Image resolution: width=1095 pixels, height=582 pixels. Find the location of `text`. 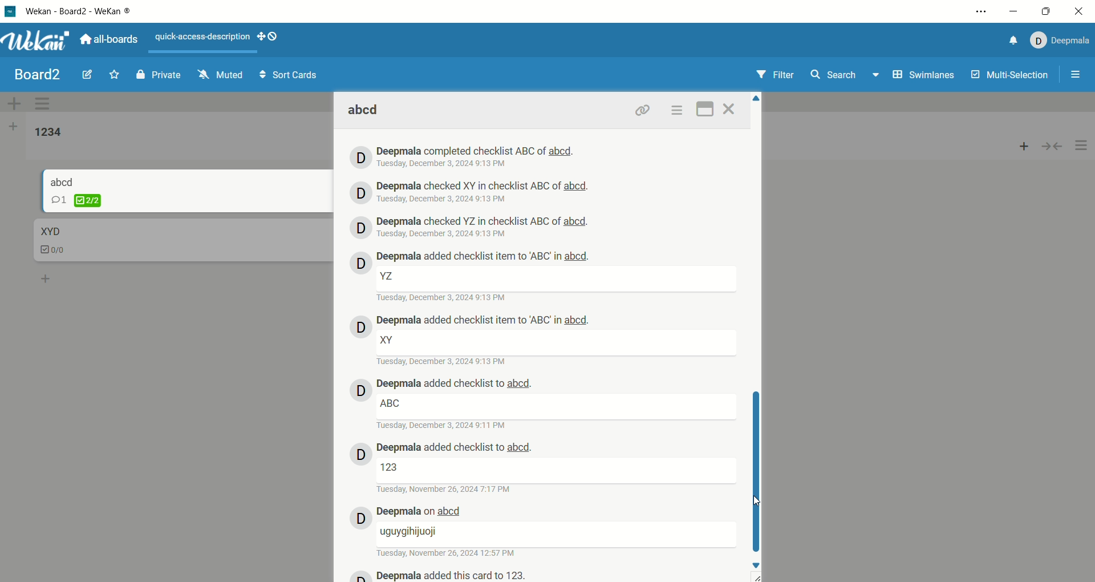

text is located at coordinates (204, 38).